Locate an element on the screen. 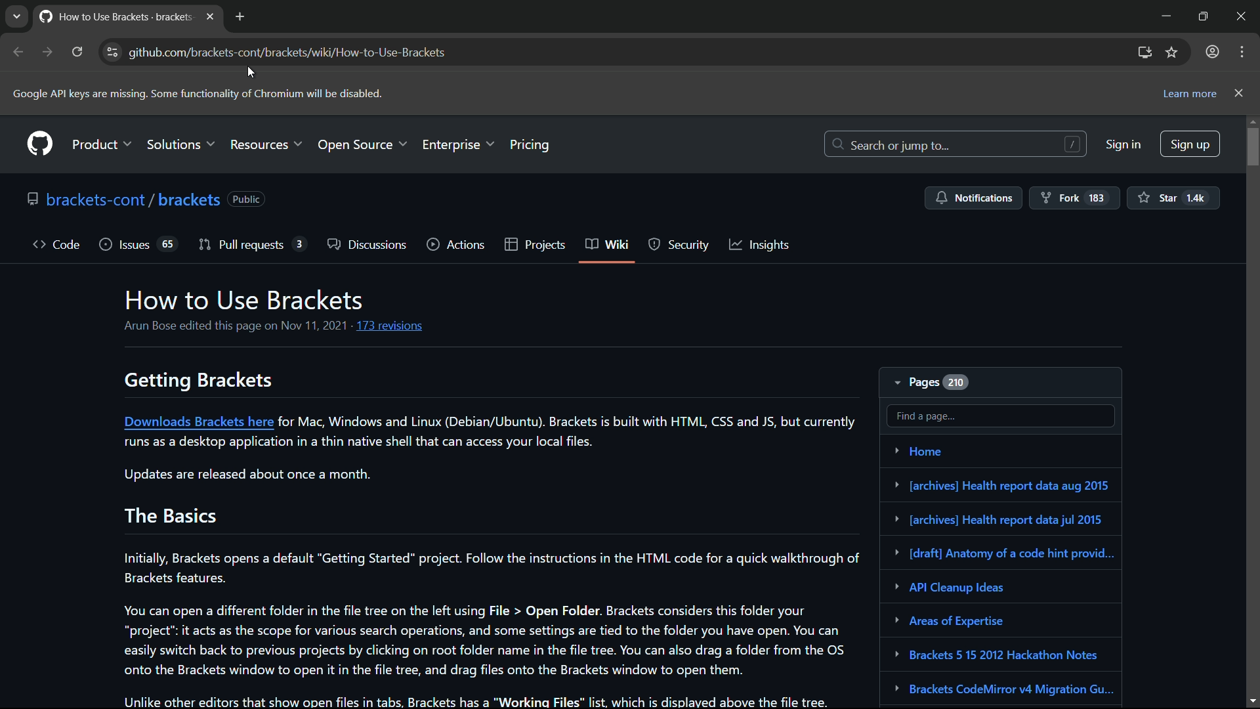 Image resolution: width=1260 pixels, height=709 pixels. issues 65 is located at coordinates (139, 244).